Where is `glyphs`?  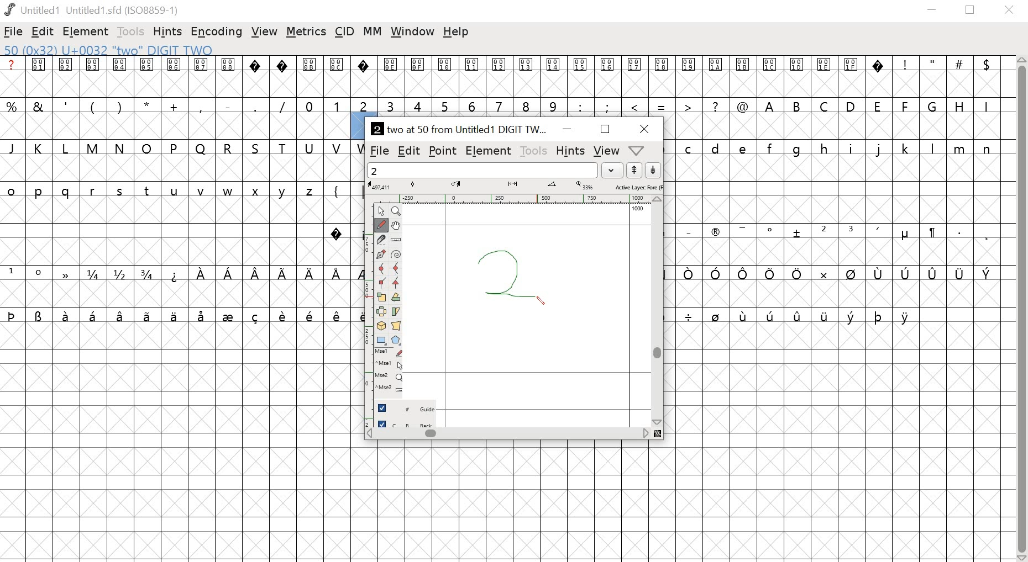 glyphs is located at coordinates (180, 193).